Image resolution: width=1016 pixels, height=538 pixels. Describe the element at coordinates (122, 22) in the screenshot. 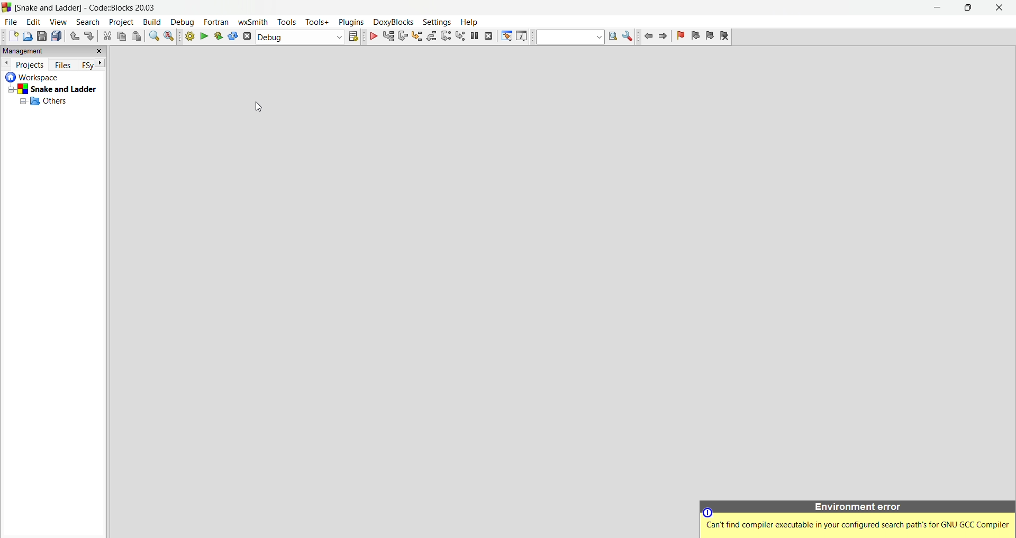

I see `project` at that location.